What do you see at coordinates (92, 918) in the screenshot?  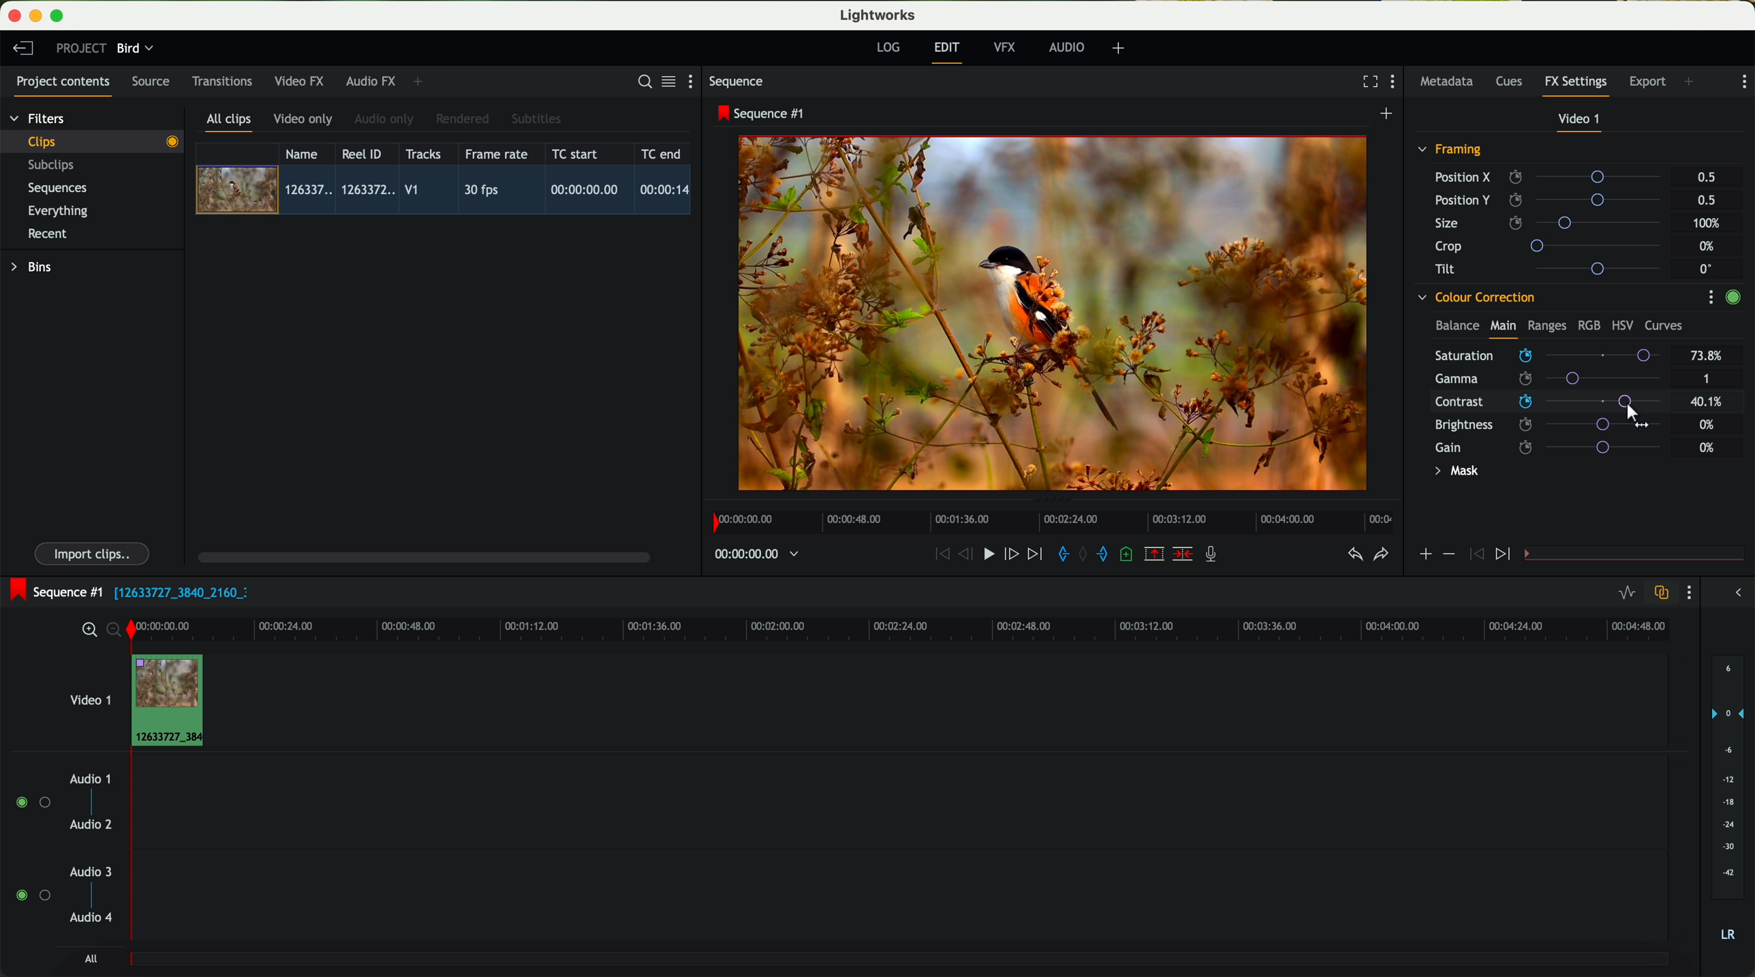 I see `audio 4` at bounding box center [92, 918].